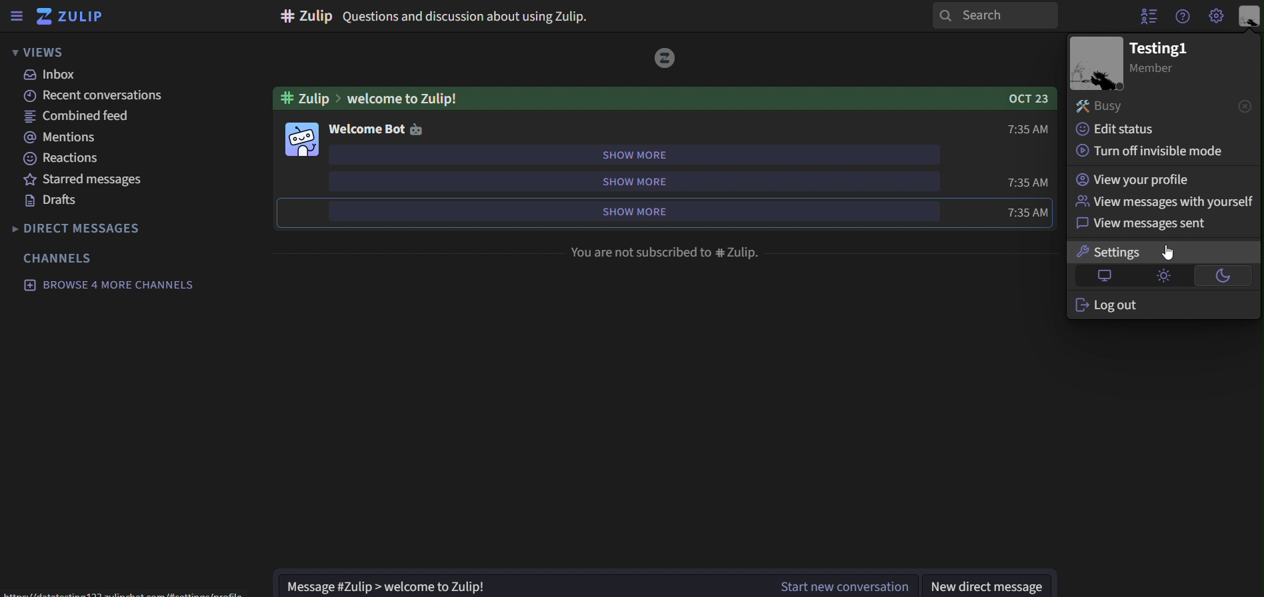 The width and height of the screenshot is (1264, 597). What do you see at coordinates (14, 18) in the screenshot?
I see `hide sidebar` at bounding box center [14, 18].